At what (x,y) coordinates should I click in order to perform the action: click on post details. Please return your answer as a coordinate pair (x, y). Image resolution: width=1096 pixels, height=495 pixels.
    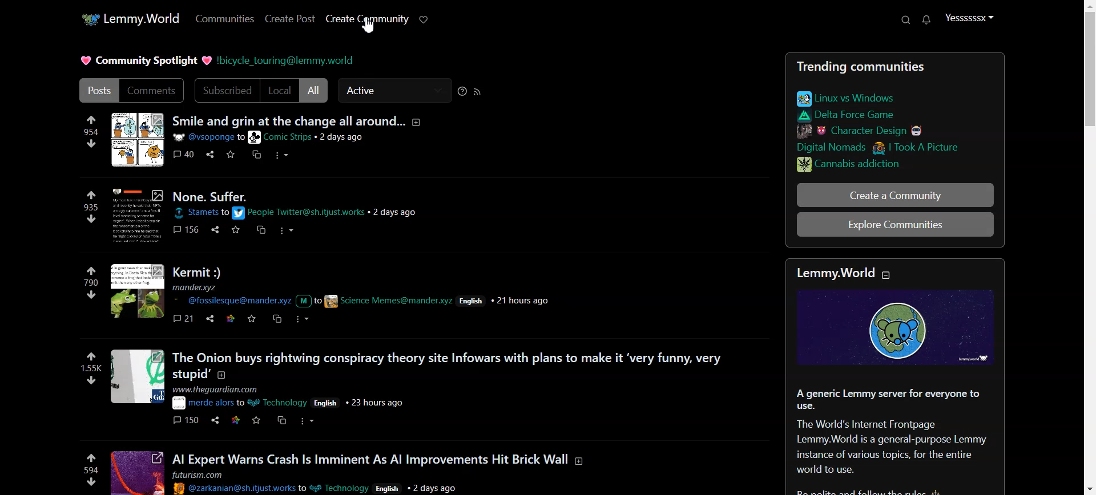
    Looking at the image, I should click on (283, 137).